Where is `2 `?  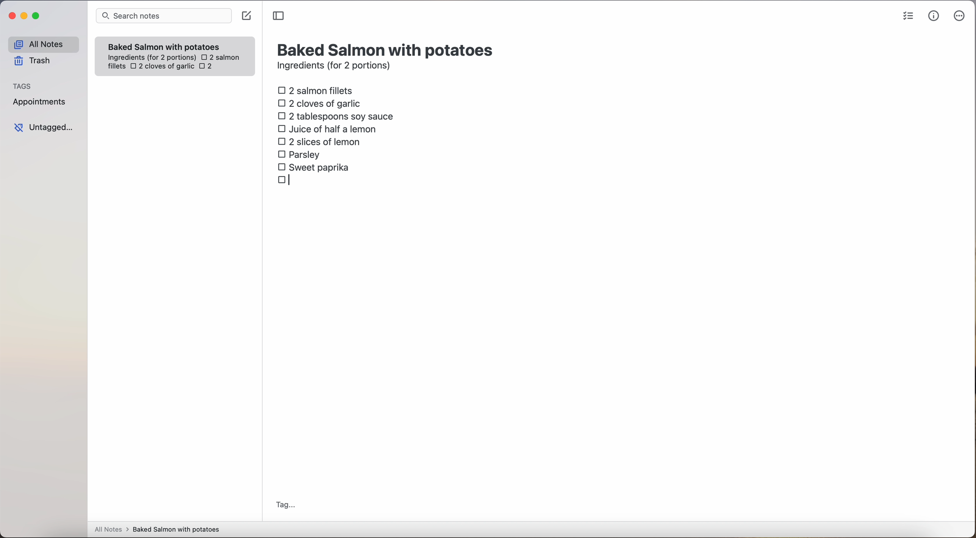 2  is located at coordinates (208, 67).